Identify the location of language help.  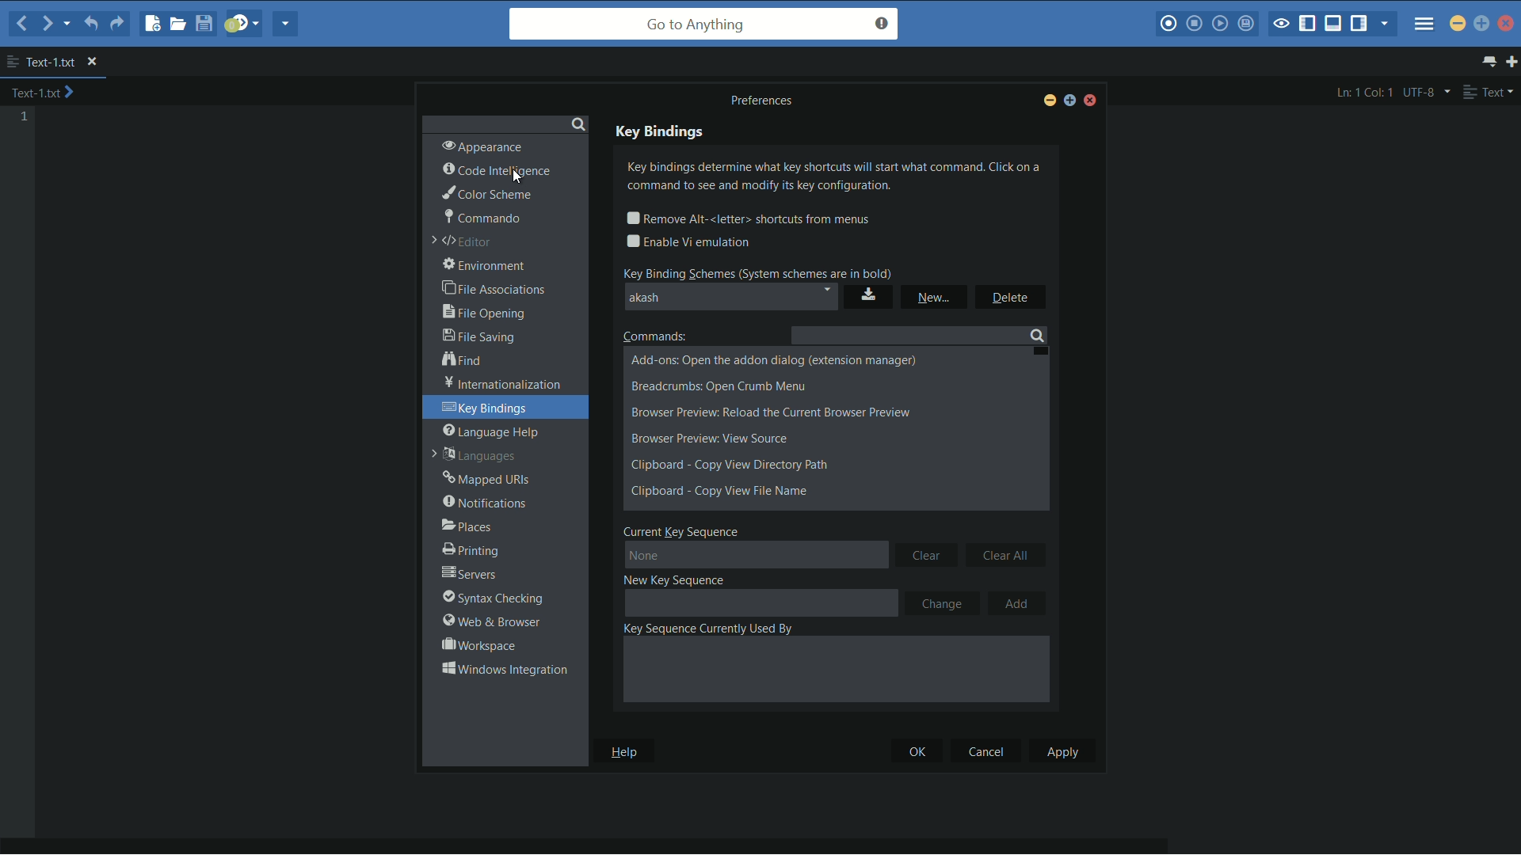
(491, 431).